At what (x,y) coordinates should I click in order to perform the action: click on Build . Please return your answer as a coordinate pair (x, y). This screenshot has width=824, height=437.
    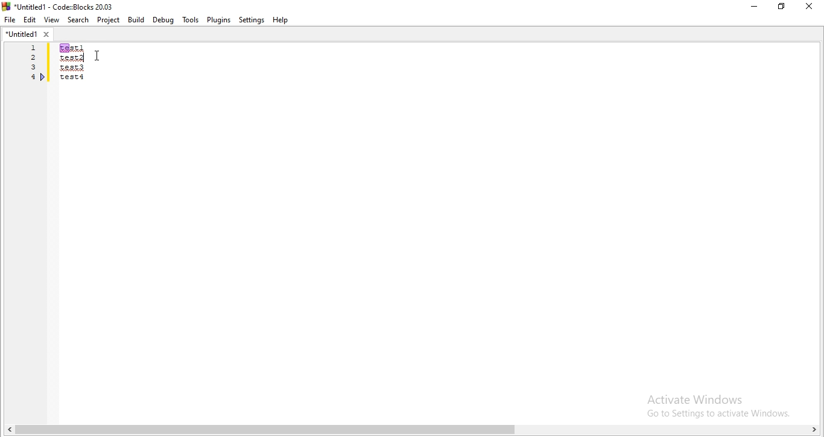
    Looking at the image, I should click on (136, 19).